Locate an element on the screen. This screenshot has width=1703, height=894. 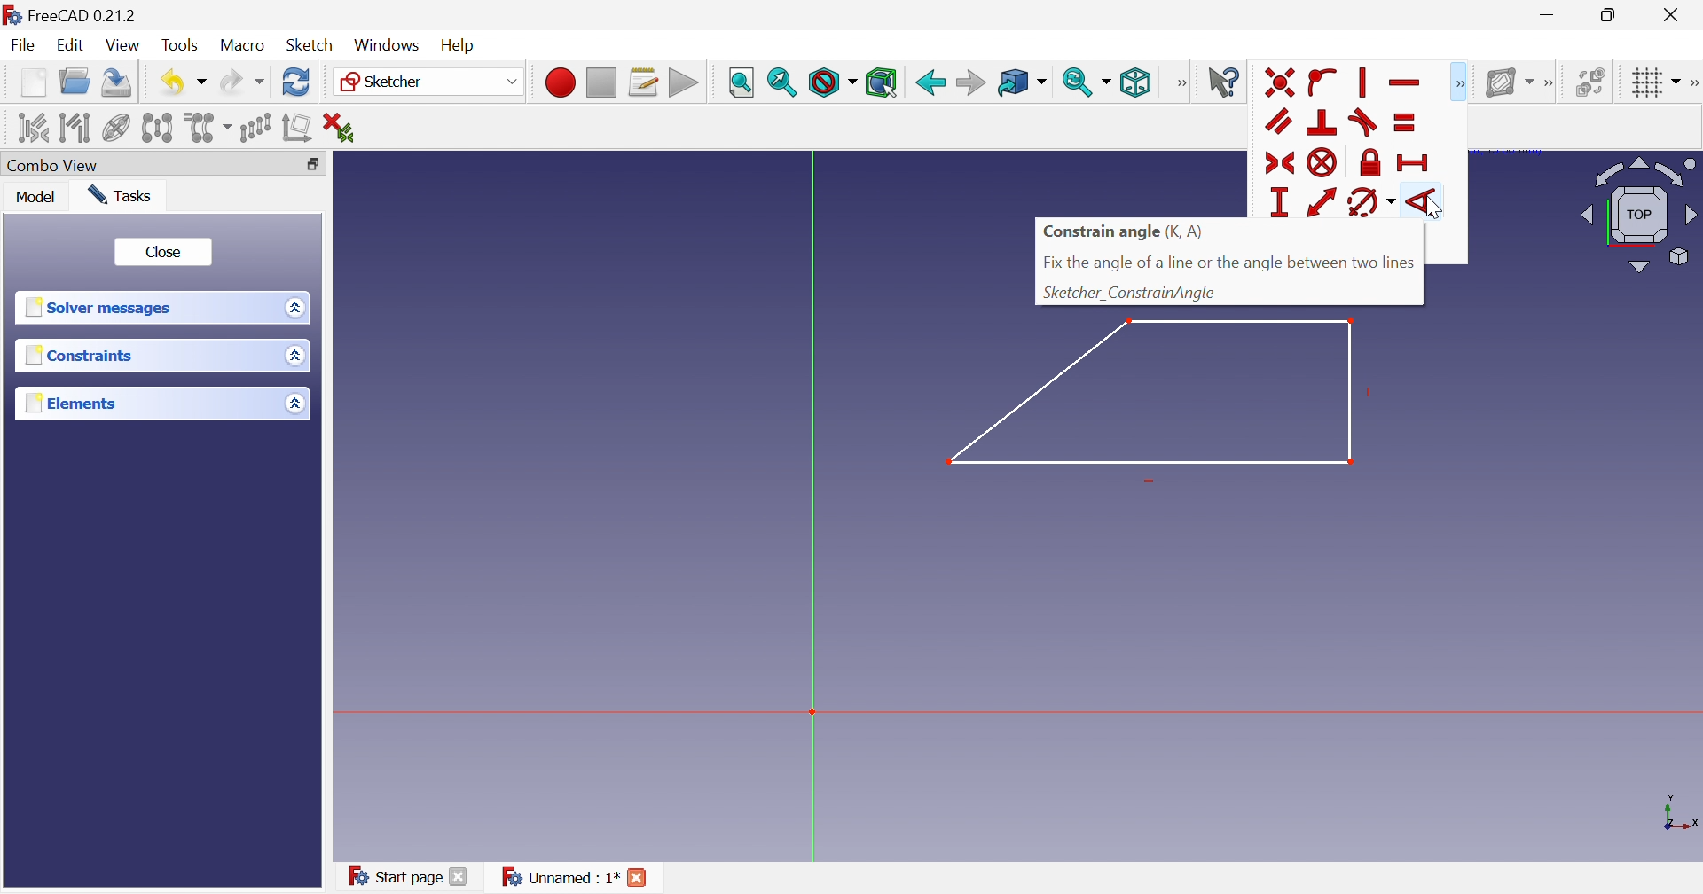
More is located at coordinates (1548, 80).